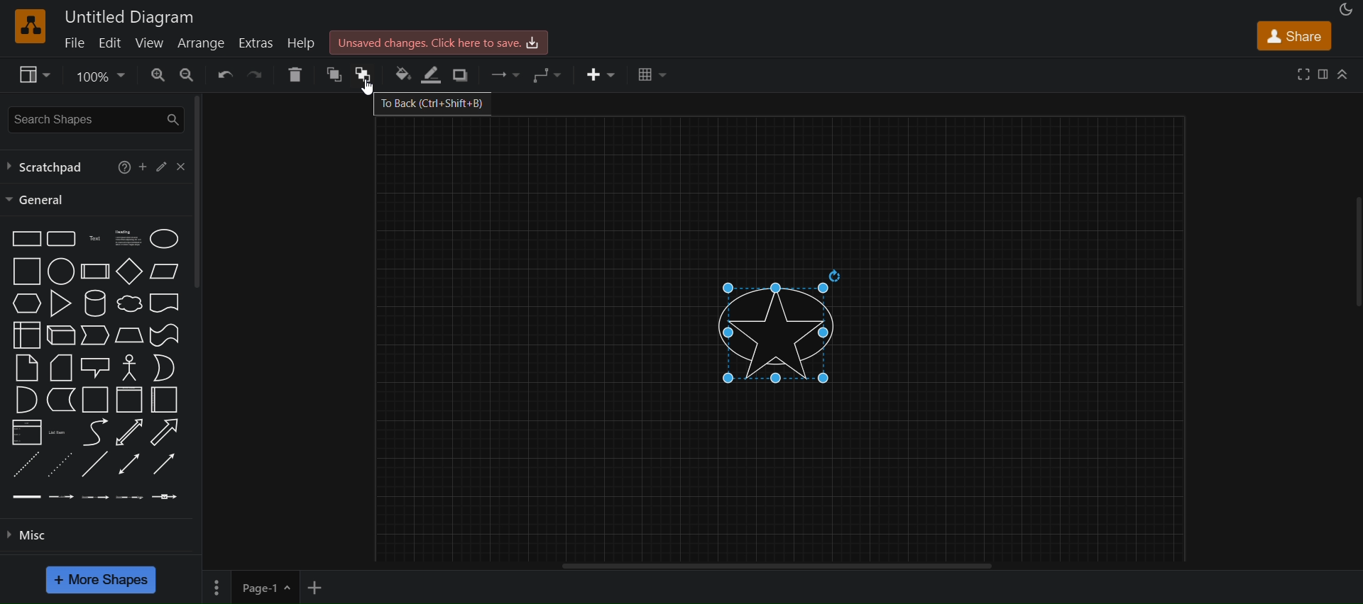  Describe the element at coordinates (111, 43) in the screenshot. I see `edit` at that location.